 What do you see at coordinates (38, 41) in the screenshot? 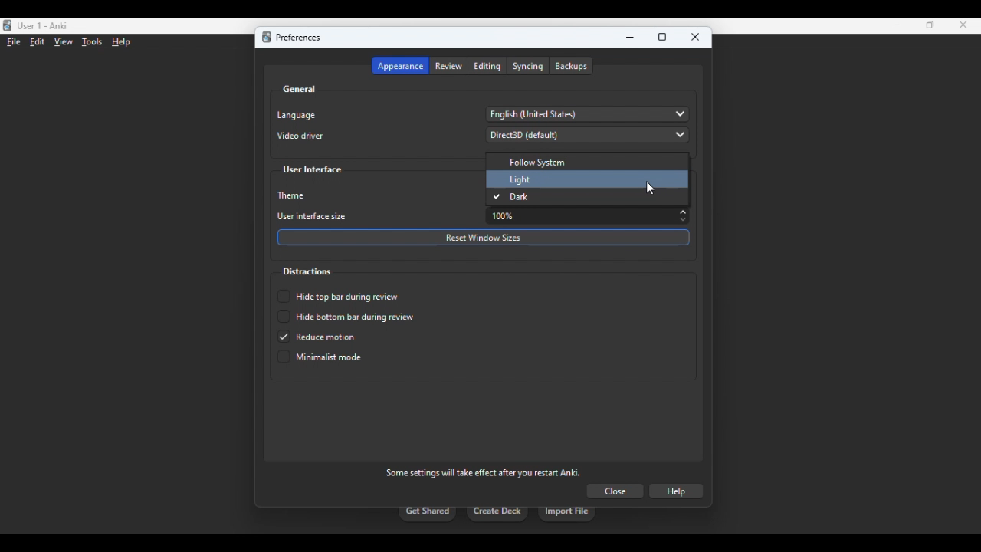
I see `edit` at bounding box center [38, 41].